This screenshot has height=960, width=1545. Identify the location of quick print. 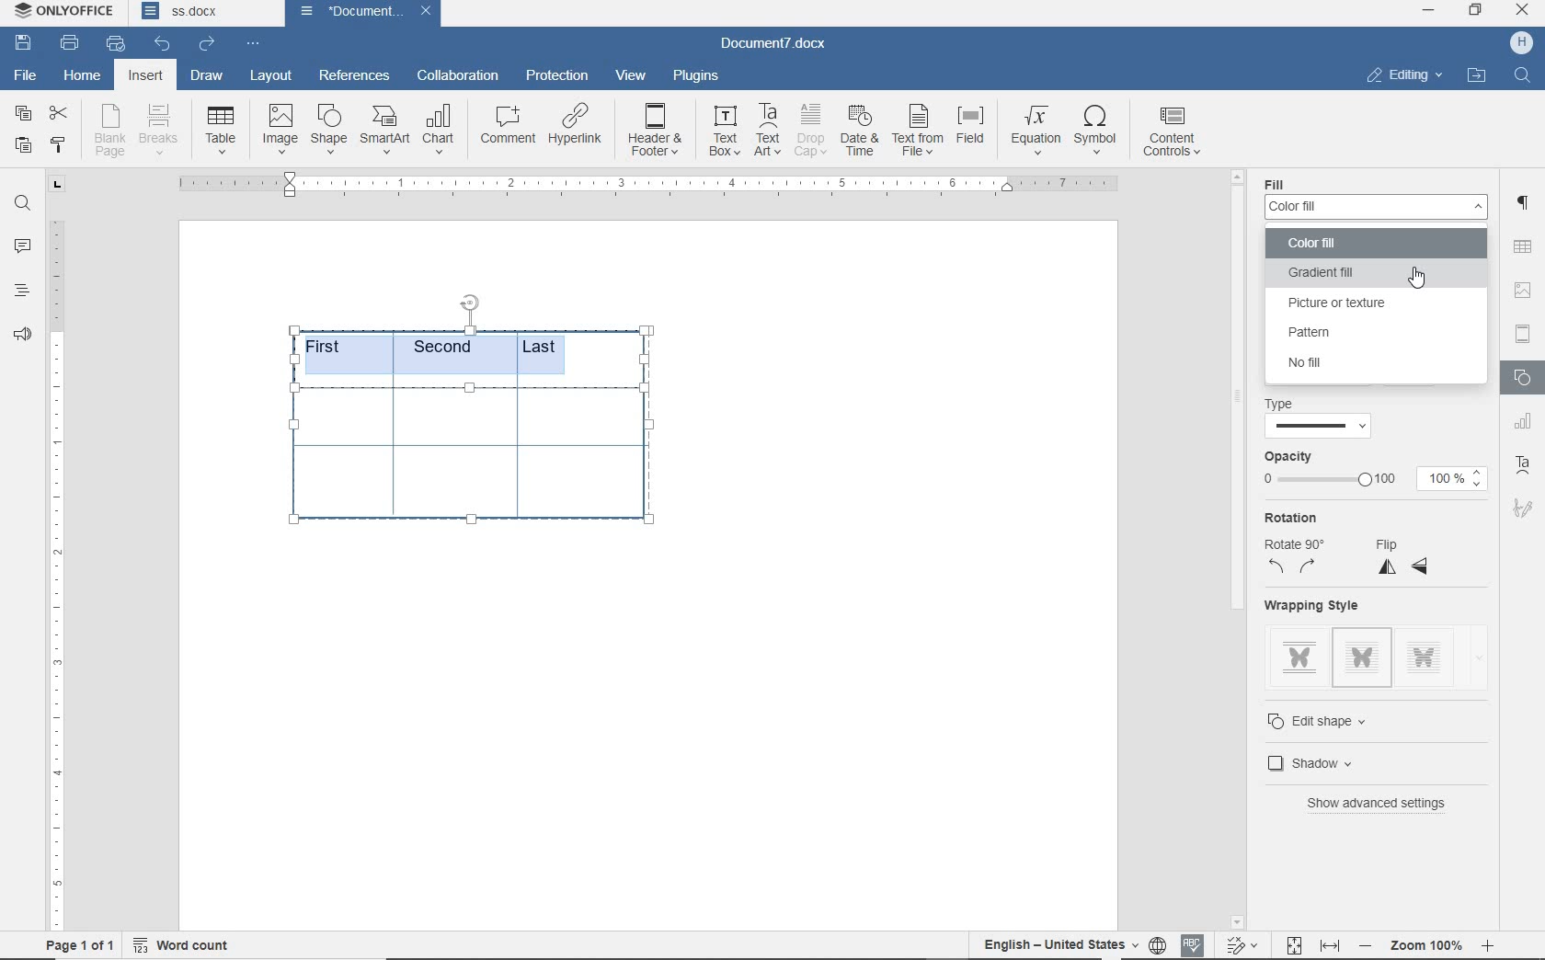
(115, 44).